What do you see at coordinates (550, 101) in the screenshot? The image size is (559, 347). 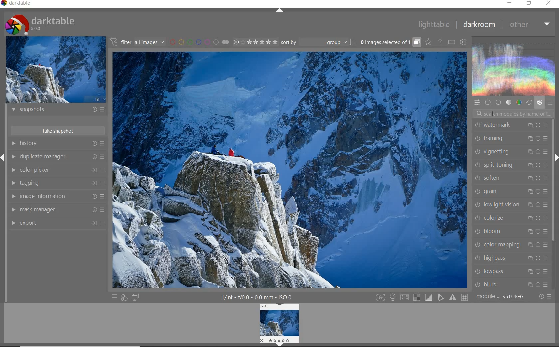 I see `presets` at bounding box center [550, 101].